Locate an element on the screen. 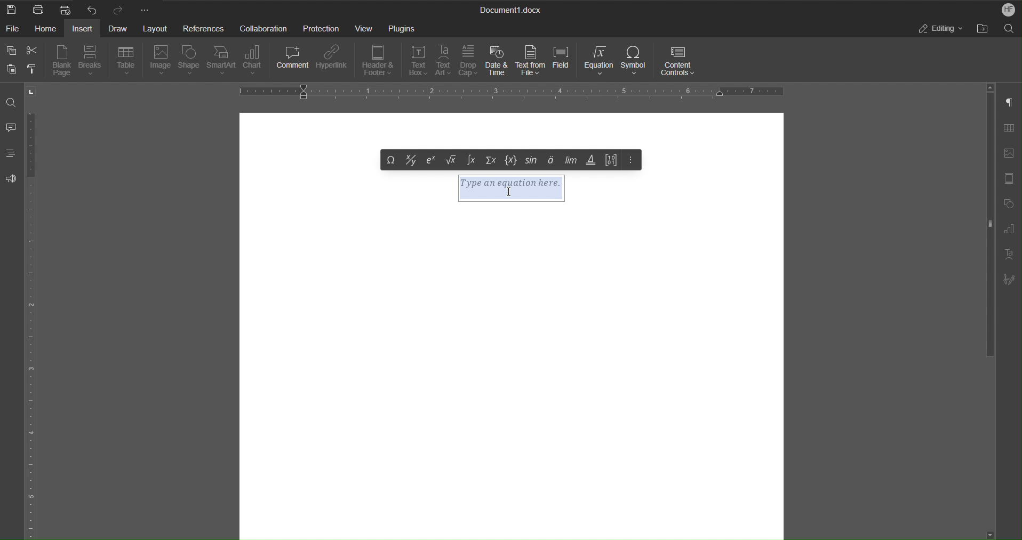 The height and width of the screenshot is (540, 1022). Protection is located at coordinates (323, 28).